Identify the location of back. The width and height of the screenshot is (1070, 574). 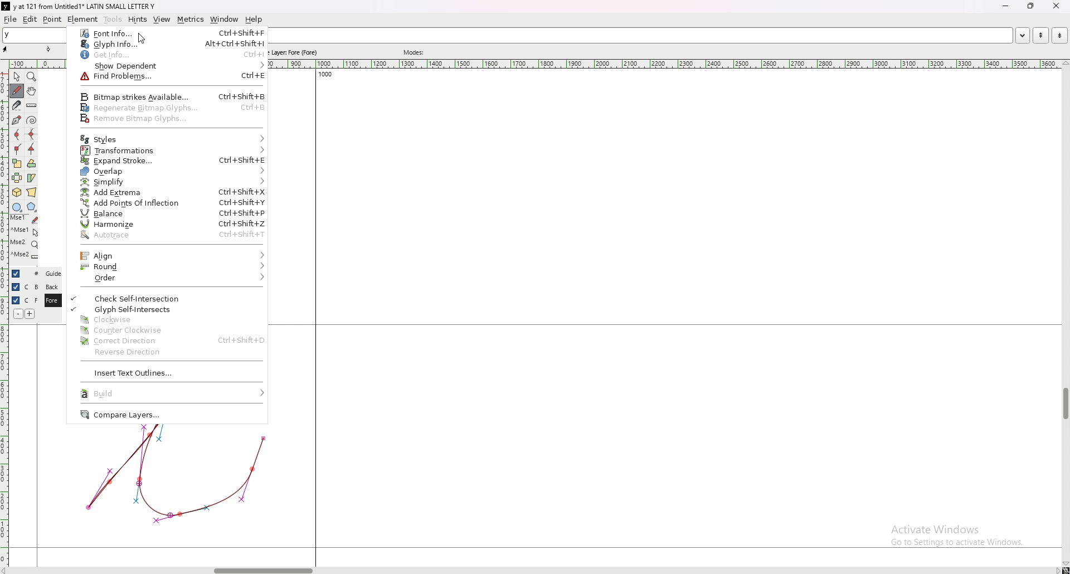
(52, 287).